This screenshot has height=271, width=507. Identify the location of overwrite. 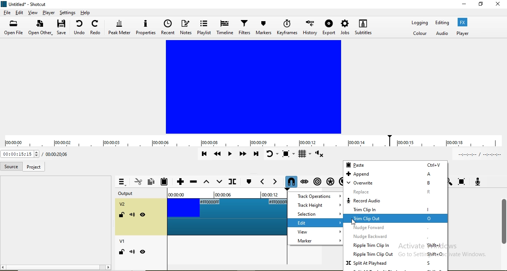
(393, 183).